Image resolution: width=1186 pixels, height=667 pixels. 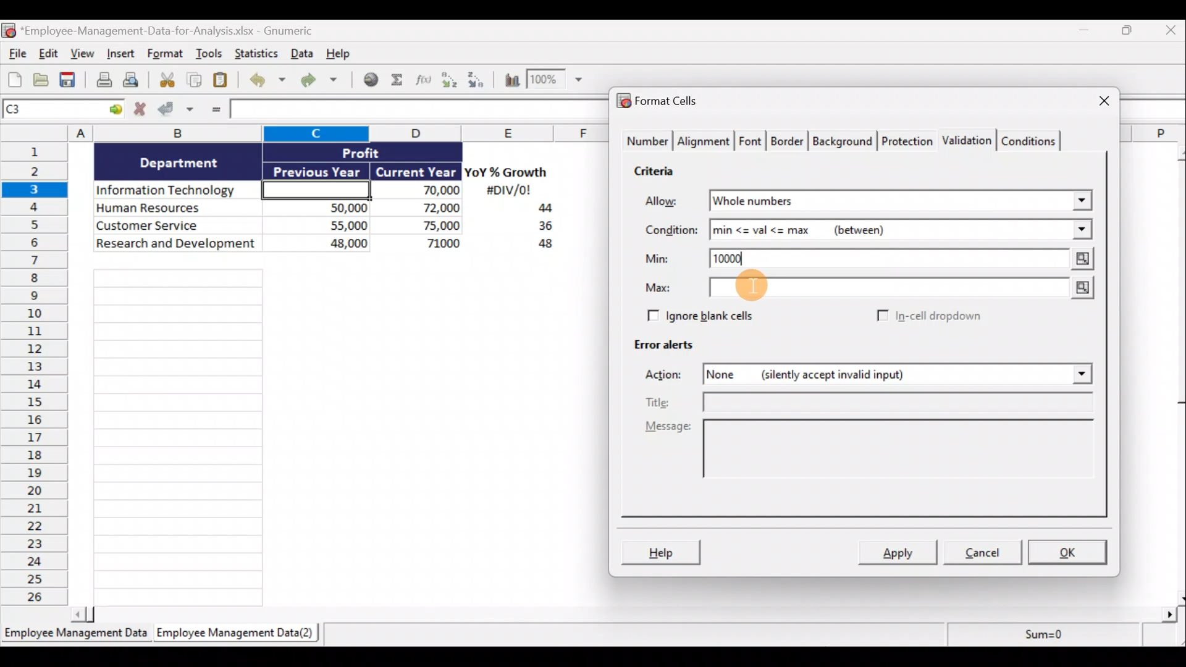 What do you see at coordinates (1079, 376) in the screenshot?
I see `Actions drop down` at bounding box center [1079, 376].